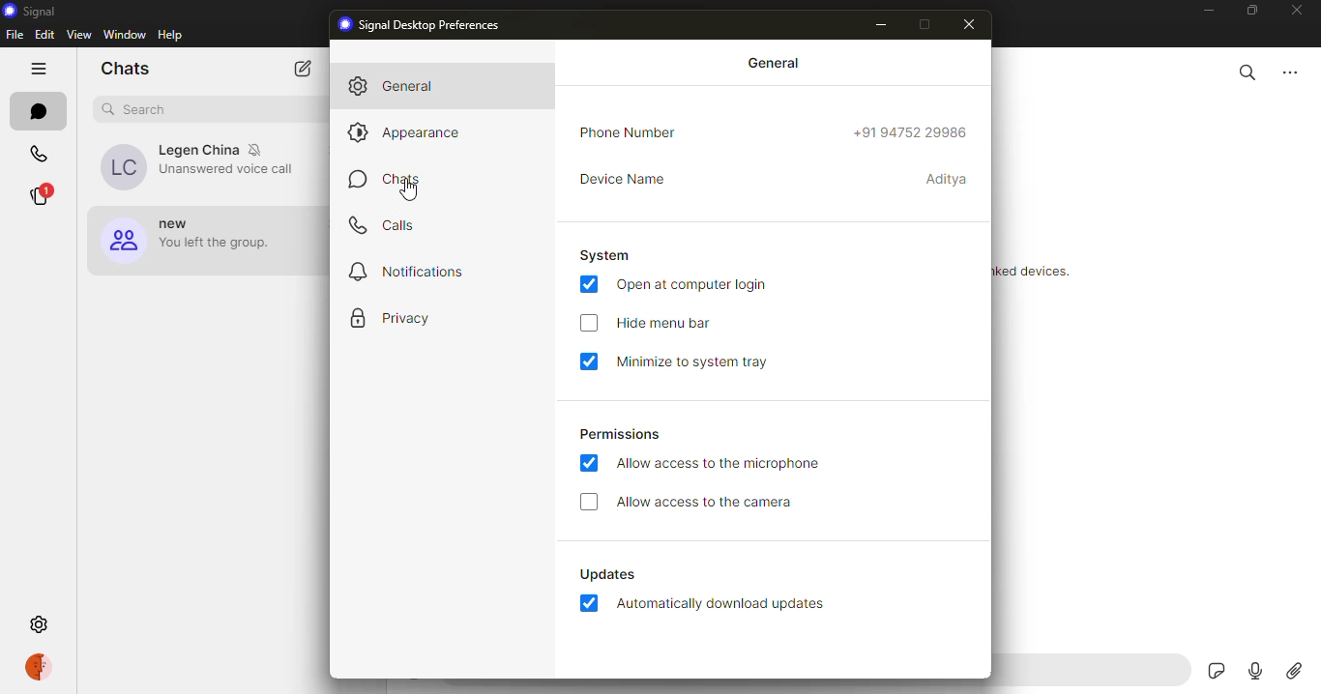 The height and width of the screenshot is (694, 1321). Describe the element at coordinates (81, 34) in the screenshot. I see `view` at that location.